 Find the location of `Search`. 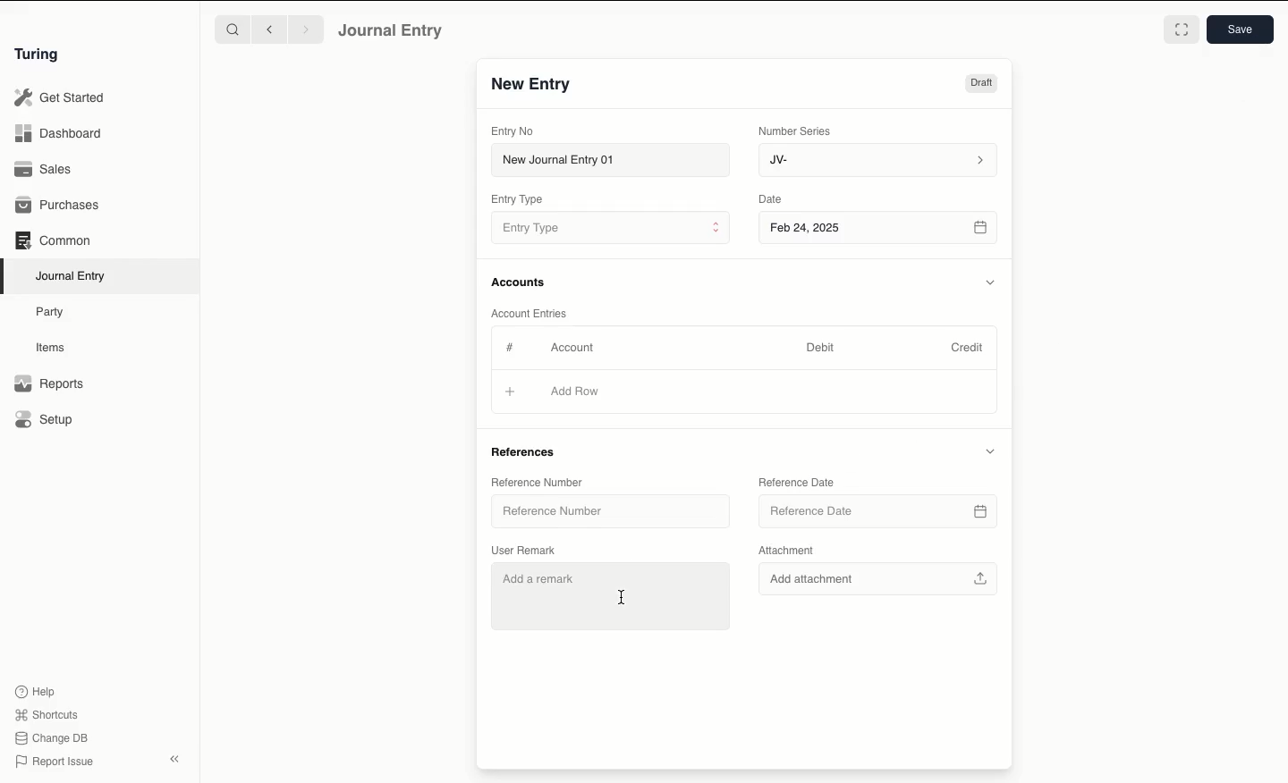

Search is located at coordinates (232, 29).